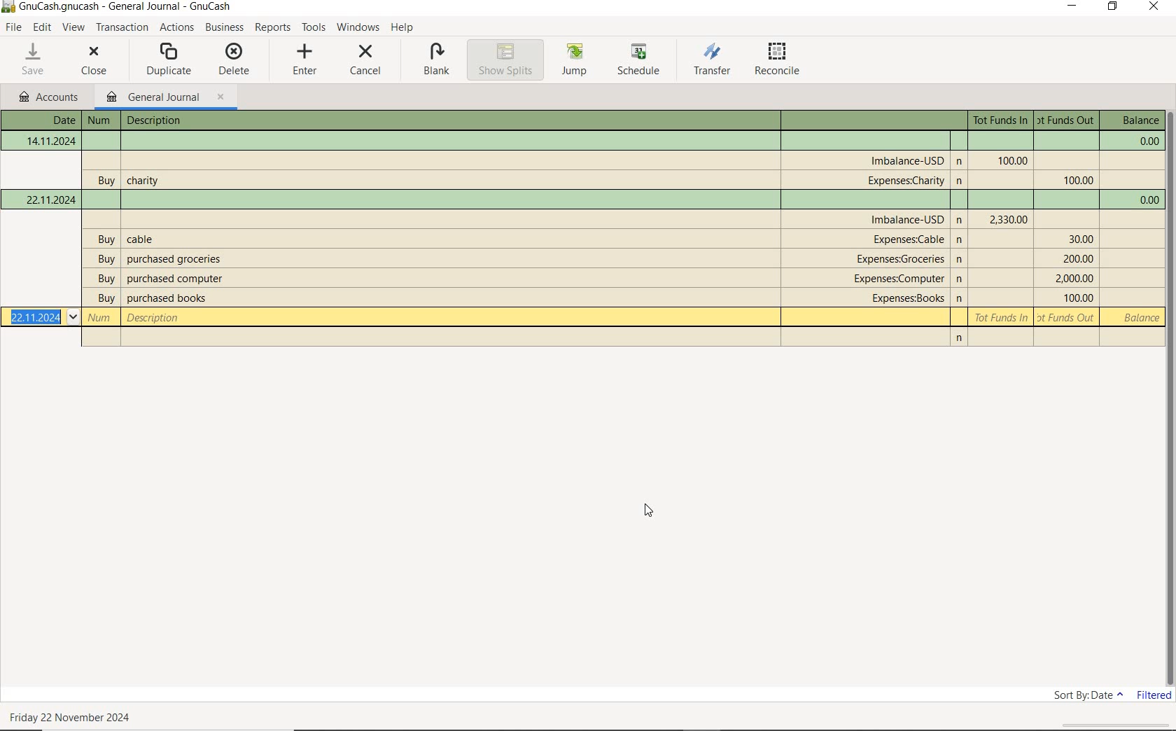 The width and height of the screenshot is (1176, 731). What do you see at coordinates (274, 28) in the screenshot?
I see `REPORTS` at bounding box center [274, 28].